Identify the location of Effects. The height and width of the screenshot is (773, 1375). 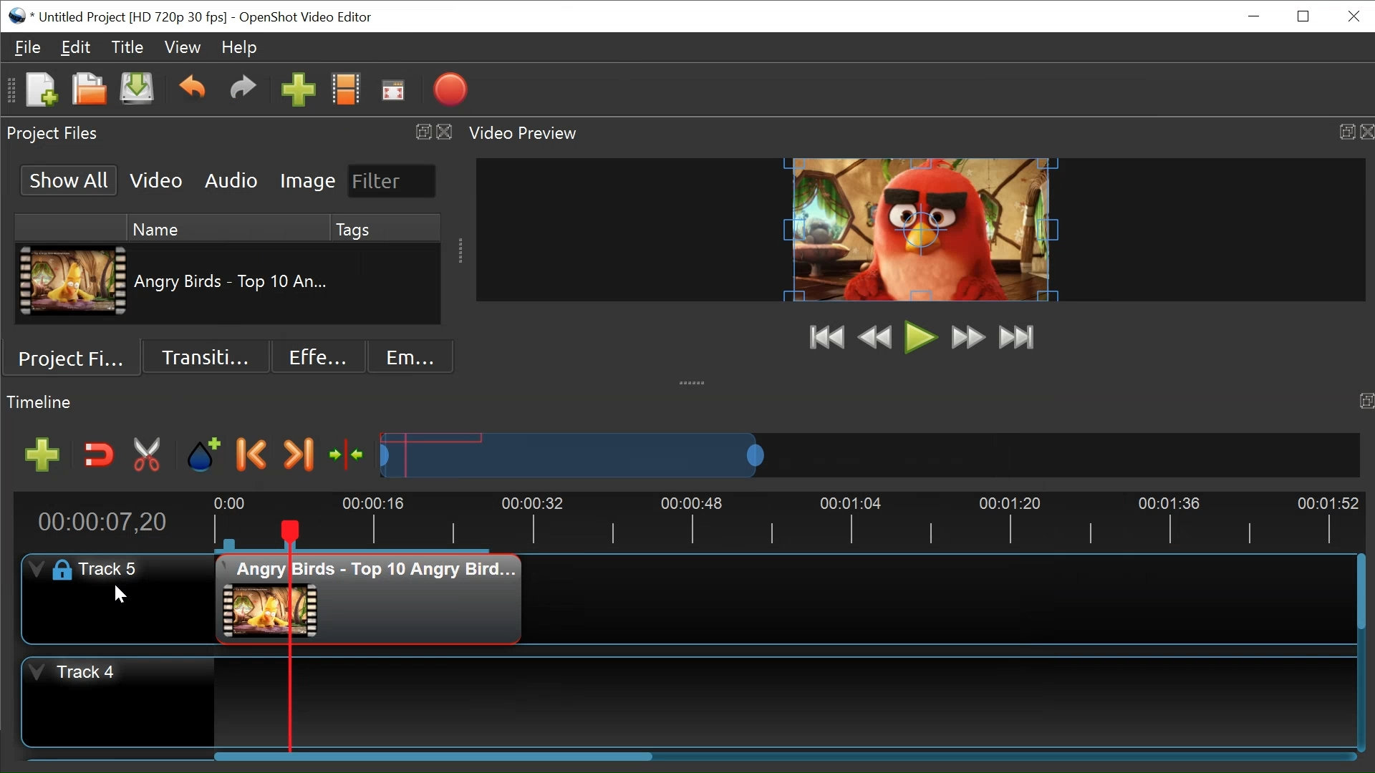
(317, 356).